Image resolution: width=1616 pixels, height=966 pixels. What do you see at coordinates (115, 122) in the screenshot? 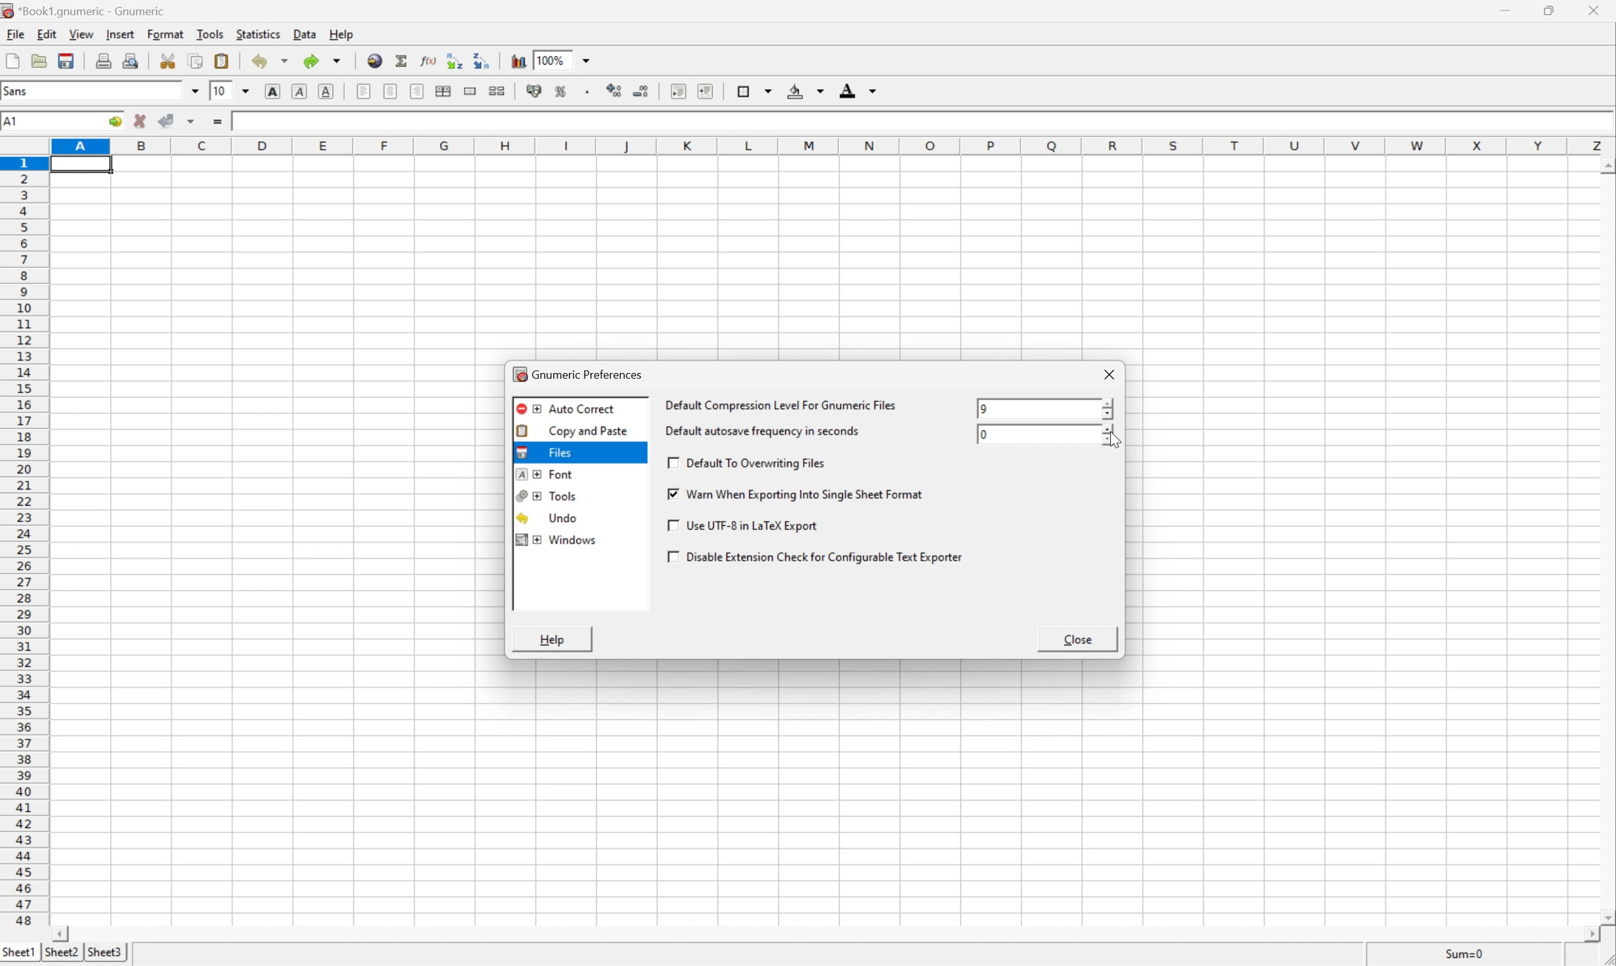
I see `go to` at bounding box center [115, 122].